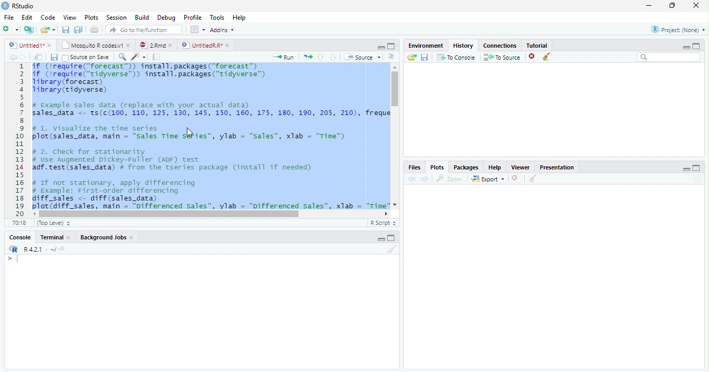 The width and height of the screenshot is (709, 372). What do you see at coordinates (669, 58) in the screenshot?
I see `Search` at bounding box center [669, 58].